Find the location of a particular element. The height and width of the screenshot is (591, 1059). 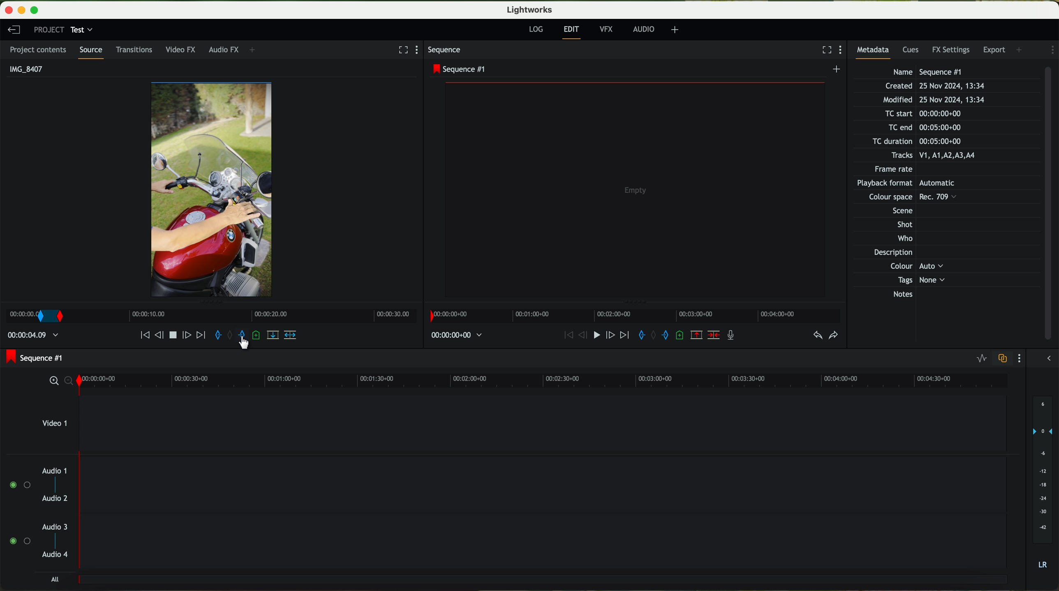

audio FX is located at coordinates (223, 50).